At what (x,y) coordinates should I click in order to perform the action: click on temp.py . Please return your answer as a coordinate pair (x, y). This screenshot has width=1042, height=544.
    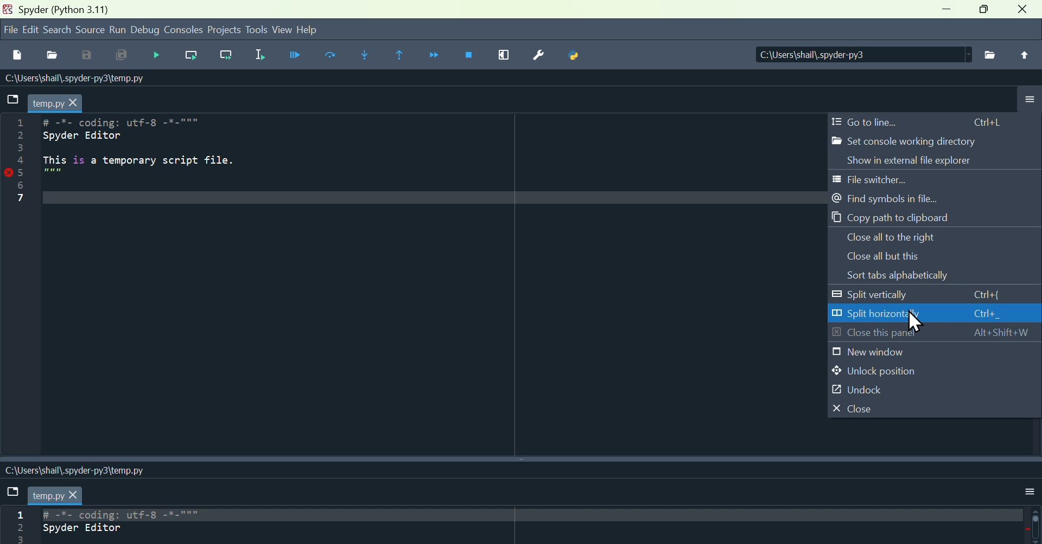
    Looking at the image, I should click on (58, 102).